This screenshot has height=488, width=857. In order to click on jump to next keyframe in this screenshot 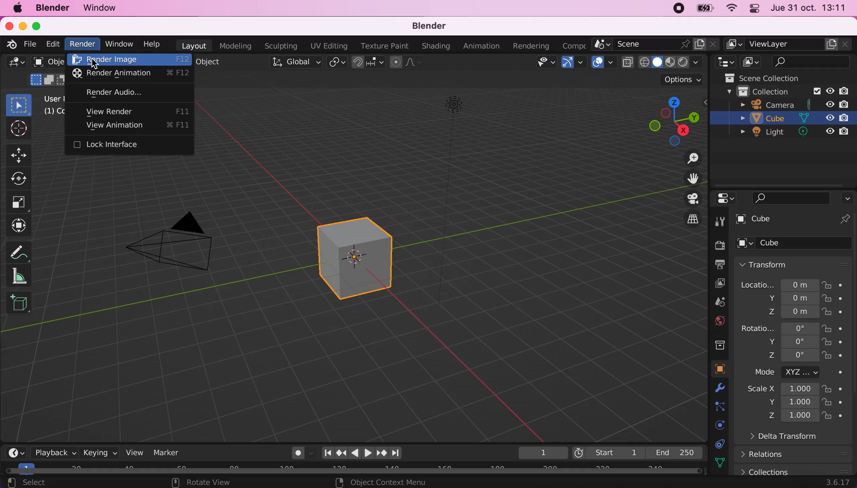, I will do `click(381, 452)`.